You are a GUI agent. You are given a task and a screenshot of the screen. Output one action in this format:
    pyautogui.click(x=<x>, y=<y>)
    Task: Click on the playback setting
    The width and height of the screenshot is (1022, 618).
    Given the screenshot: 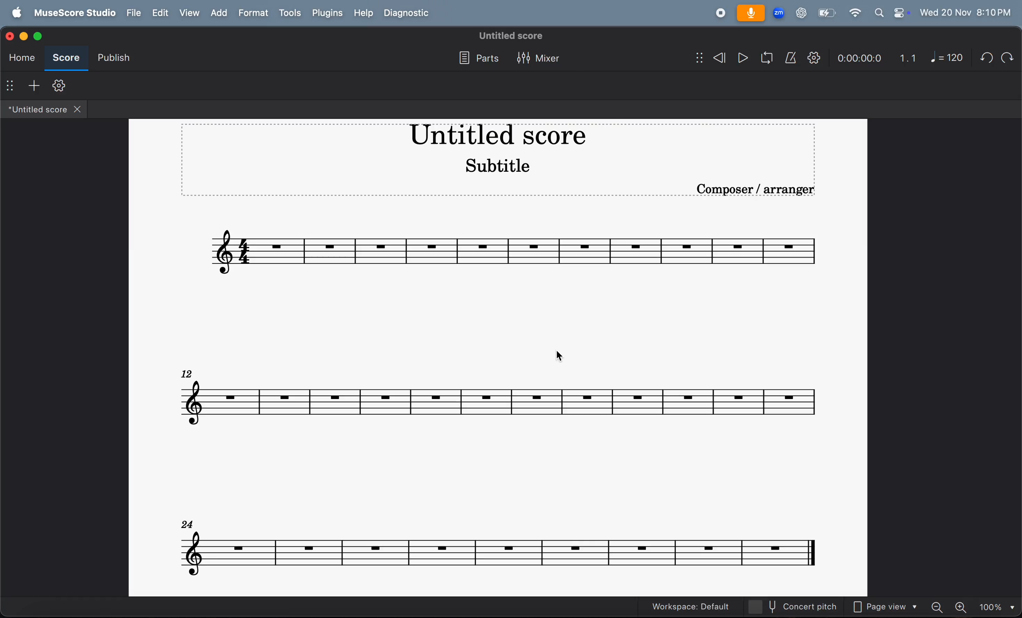 What is the action you would take?
    pyautogui.click(x=814, y=59)
    